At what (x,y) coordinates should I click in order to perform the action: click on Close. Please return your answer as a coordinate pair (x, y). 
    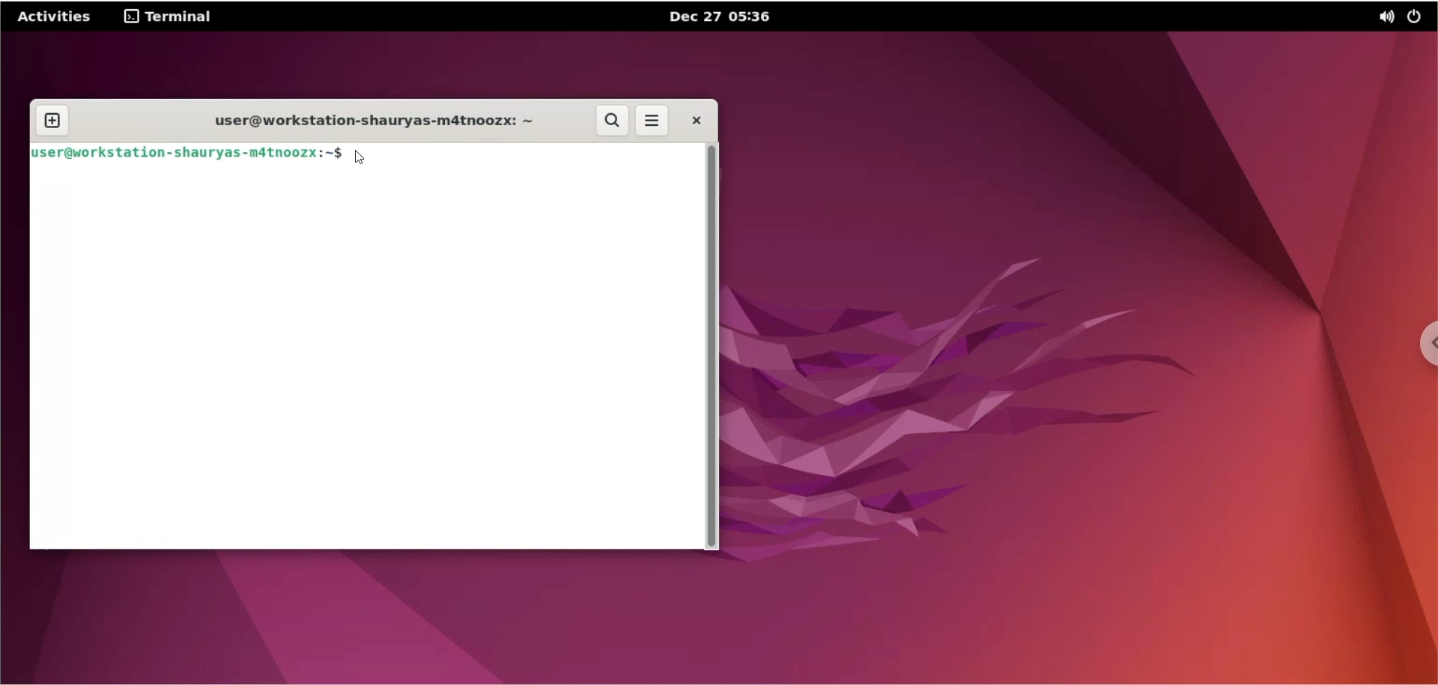
    Looking at the image, I should click on (695, 121).